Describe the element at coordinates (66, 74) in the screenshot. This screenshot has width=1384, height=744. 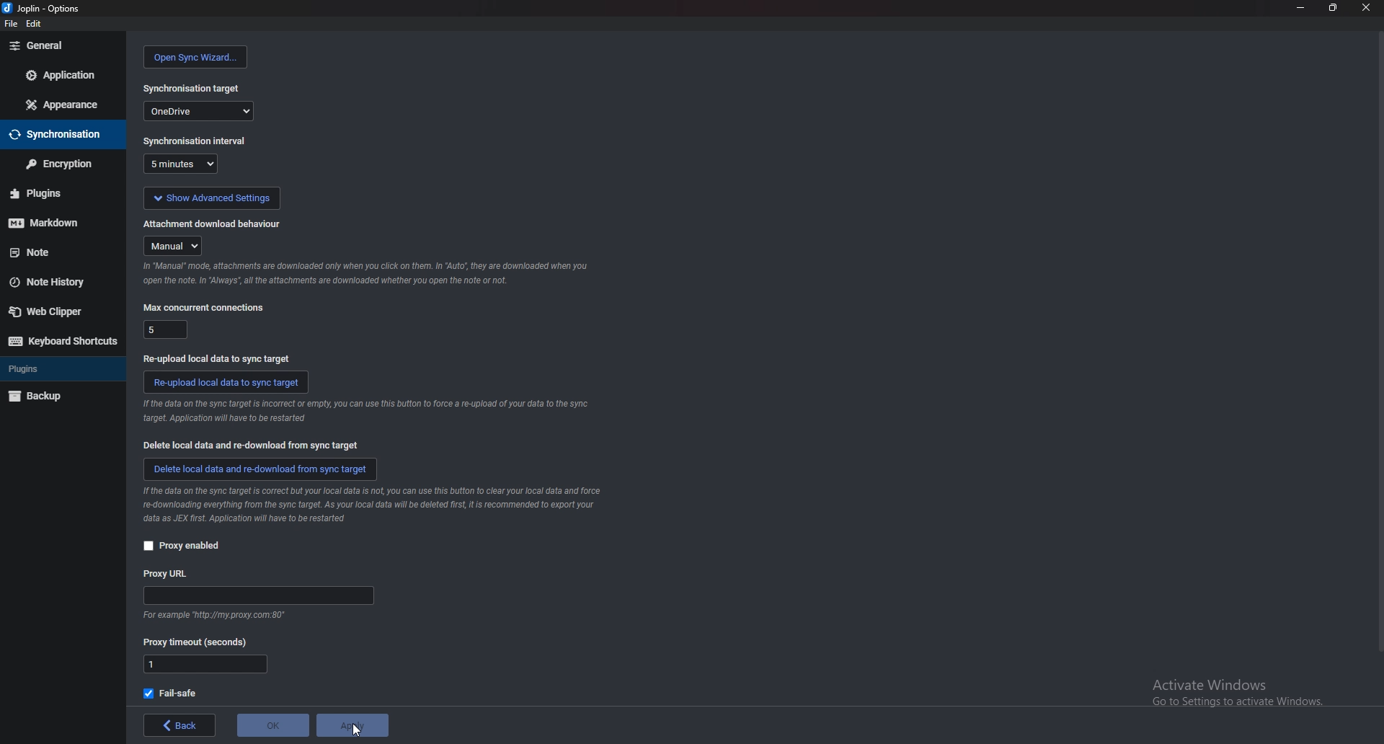
I see `application` at that location.